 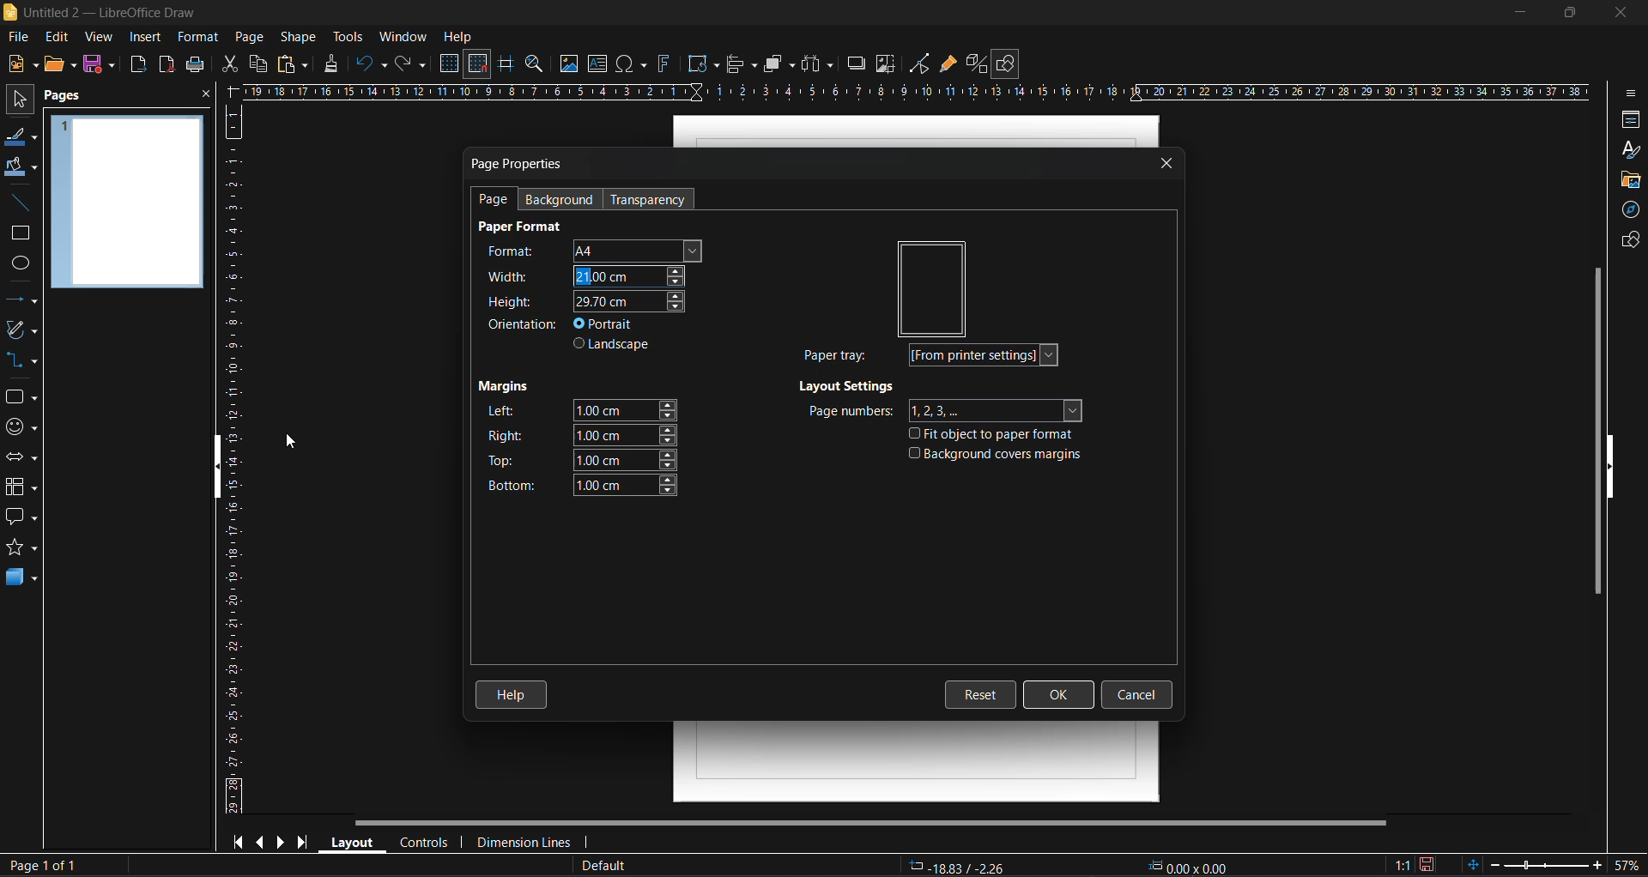 I want to click on hide, so click(x=209, y=468).